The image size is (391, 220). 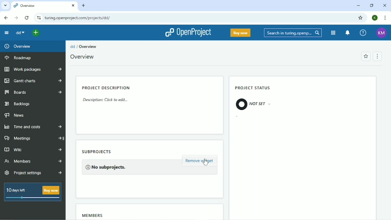 I want to click on Project settings, so click(x=34, y=173).